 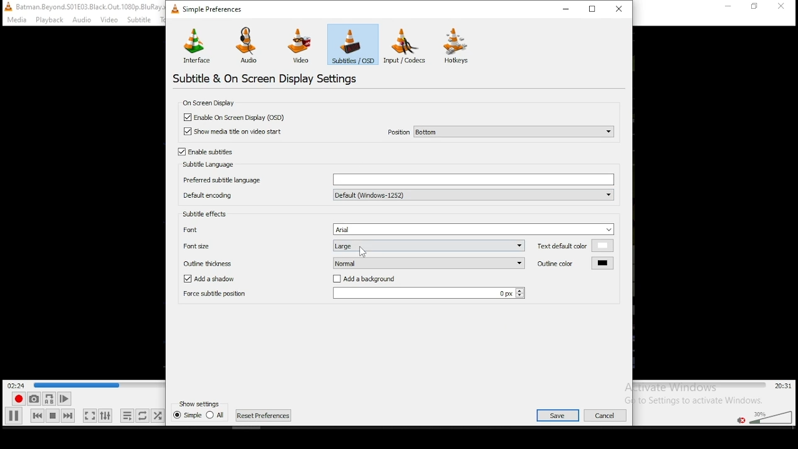 I want to click on font size  Large, so click(x=352, y=245).